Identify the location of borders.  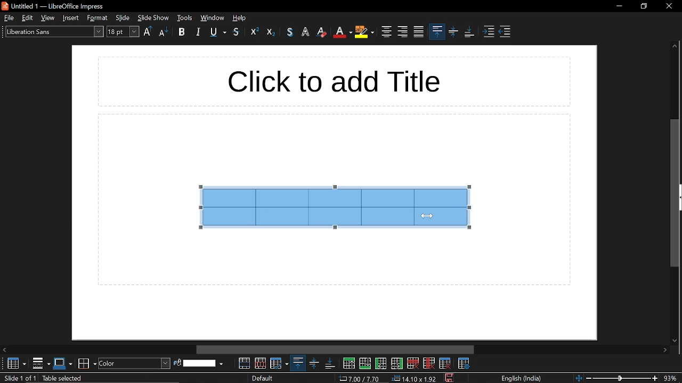
(42, 363).